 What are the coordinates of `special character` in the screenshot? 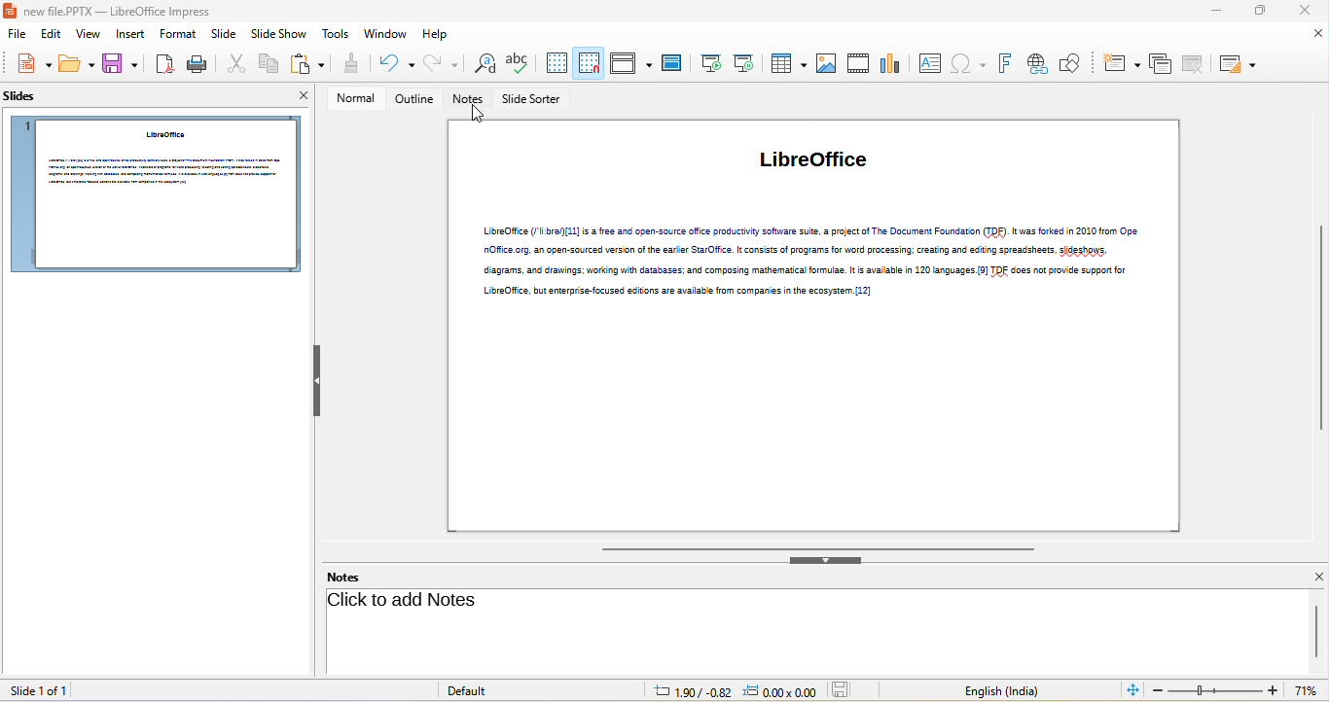 It's located at (968, 64).